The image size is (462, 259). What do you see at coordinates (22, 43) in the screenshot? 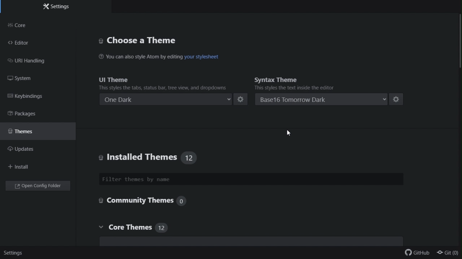
I see `editor` at bounding box center [22, 43].